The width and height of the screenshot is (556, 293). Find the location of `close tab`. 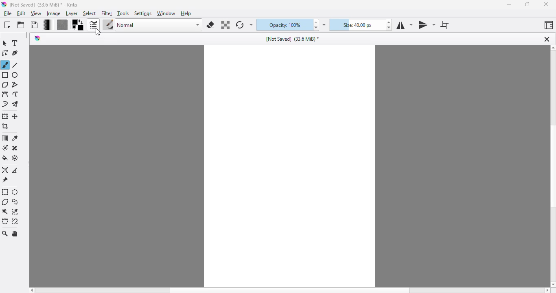

close tab is located at coordinates (547, 39).